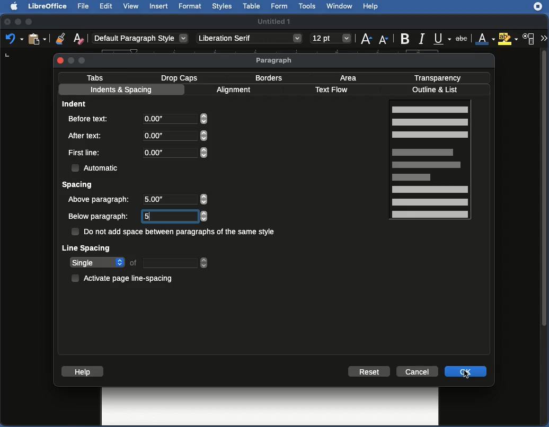 This screenshot has width=549, height=427. Describe the element at coordinates (181, 77) in the screenshot. I see `Drop caps` at that location.